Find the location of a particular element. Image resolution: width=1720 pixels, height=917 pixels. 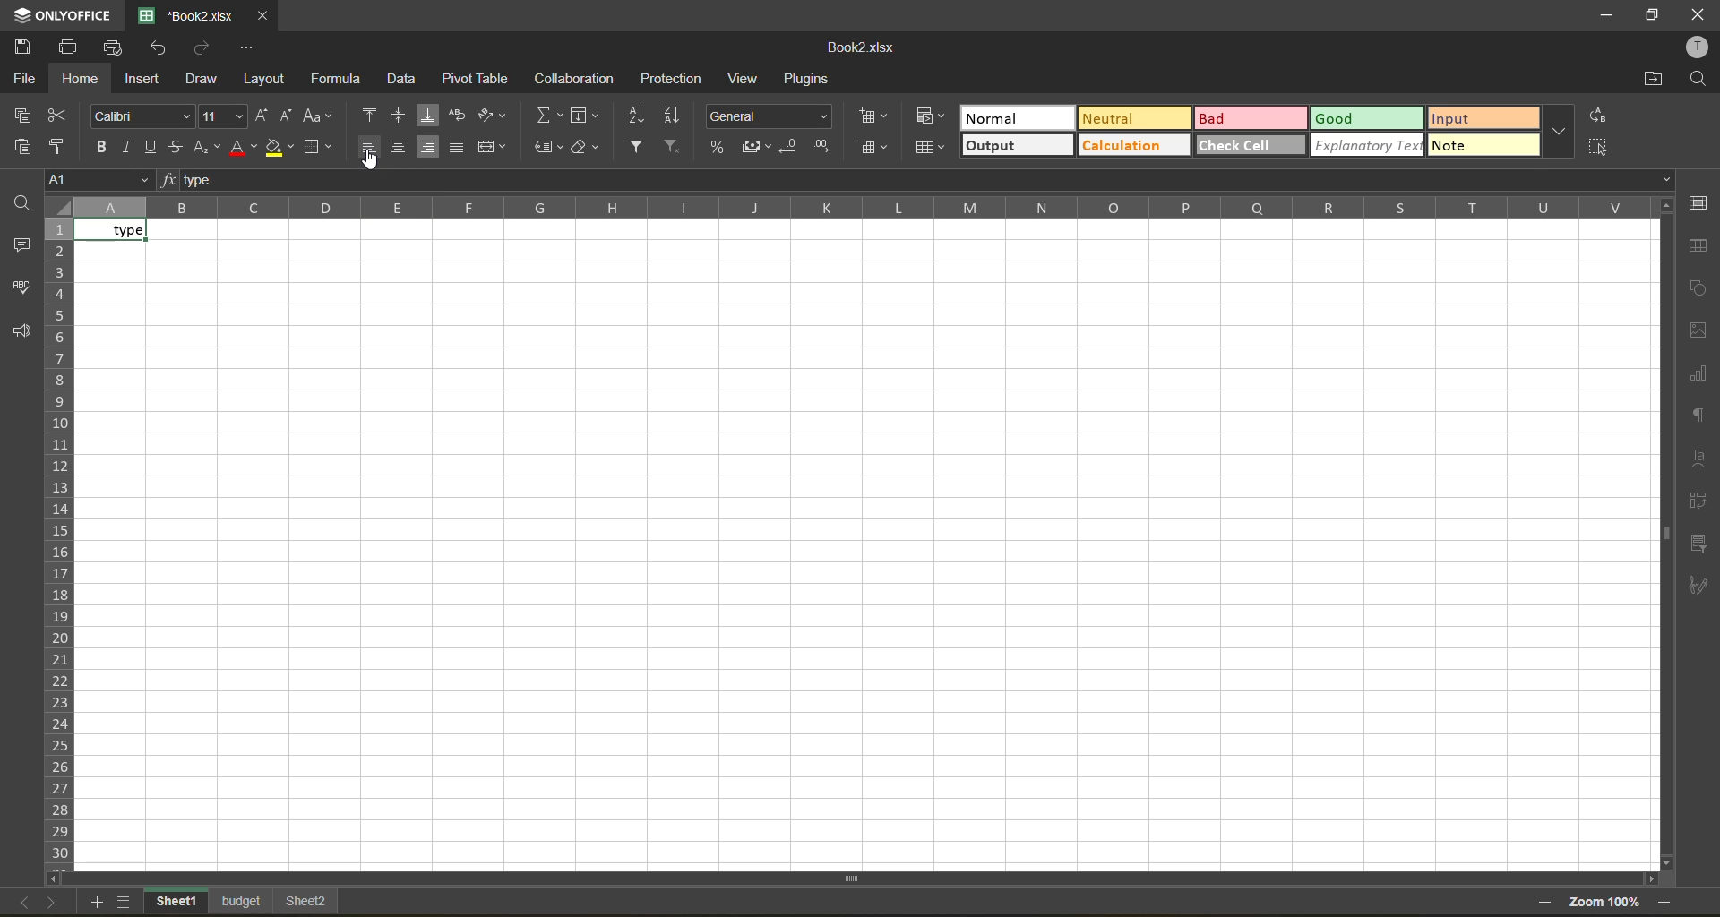

fill color is located at coordinates (280, 147).